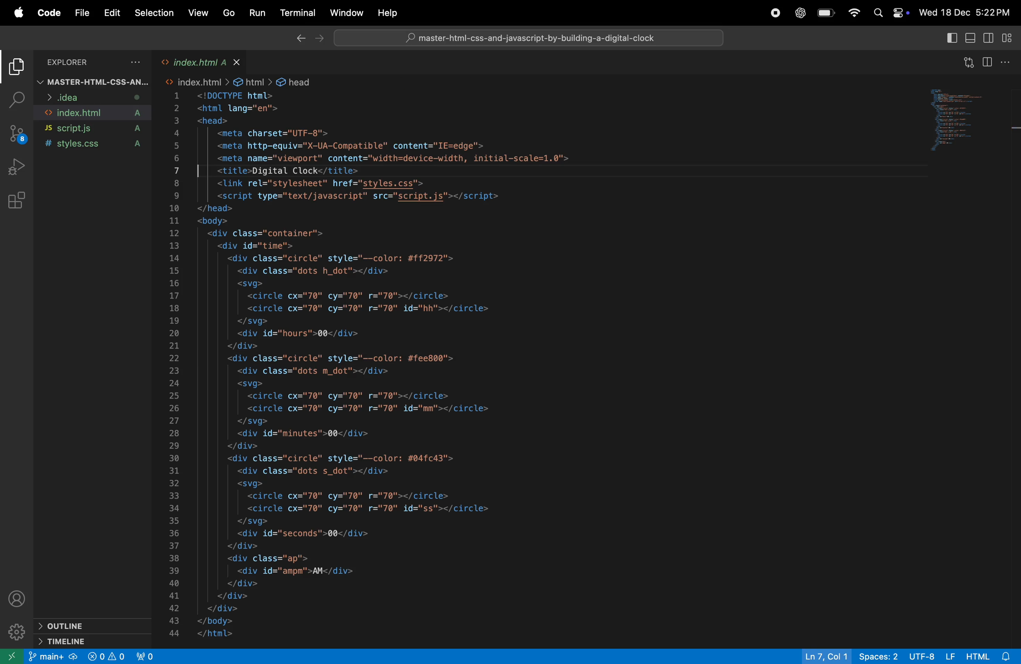  I want to click on settings, so click(17, 632).